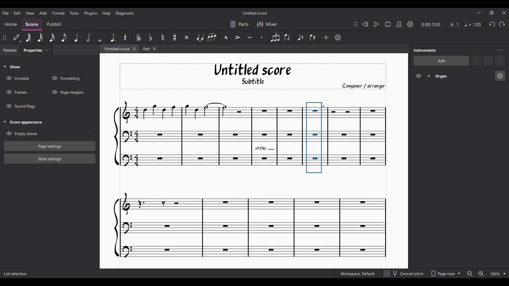 This screenshot has width=509, height=286. I want to click on Description of current selection, so click(16, 274).